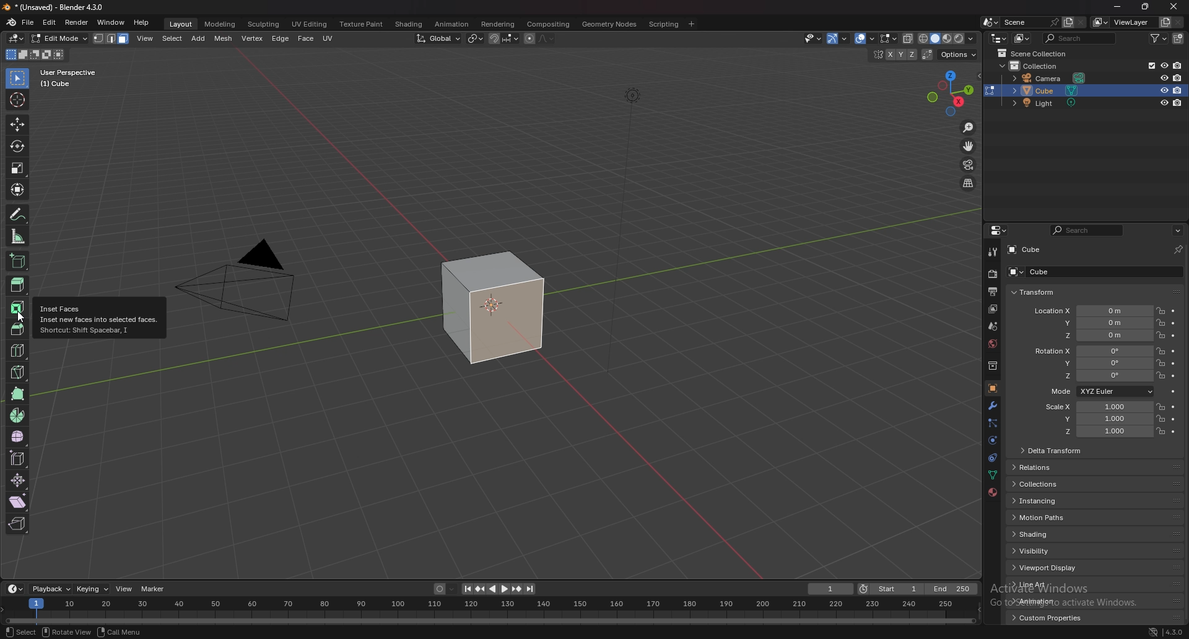 Image resolution: width=1189 pixels, height=639 pixels. What do you see at coordinates (1160, 406) in the screenshot?
I see `lock` at bounding box center [1160, 406].